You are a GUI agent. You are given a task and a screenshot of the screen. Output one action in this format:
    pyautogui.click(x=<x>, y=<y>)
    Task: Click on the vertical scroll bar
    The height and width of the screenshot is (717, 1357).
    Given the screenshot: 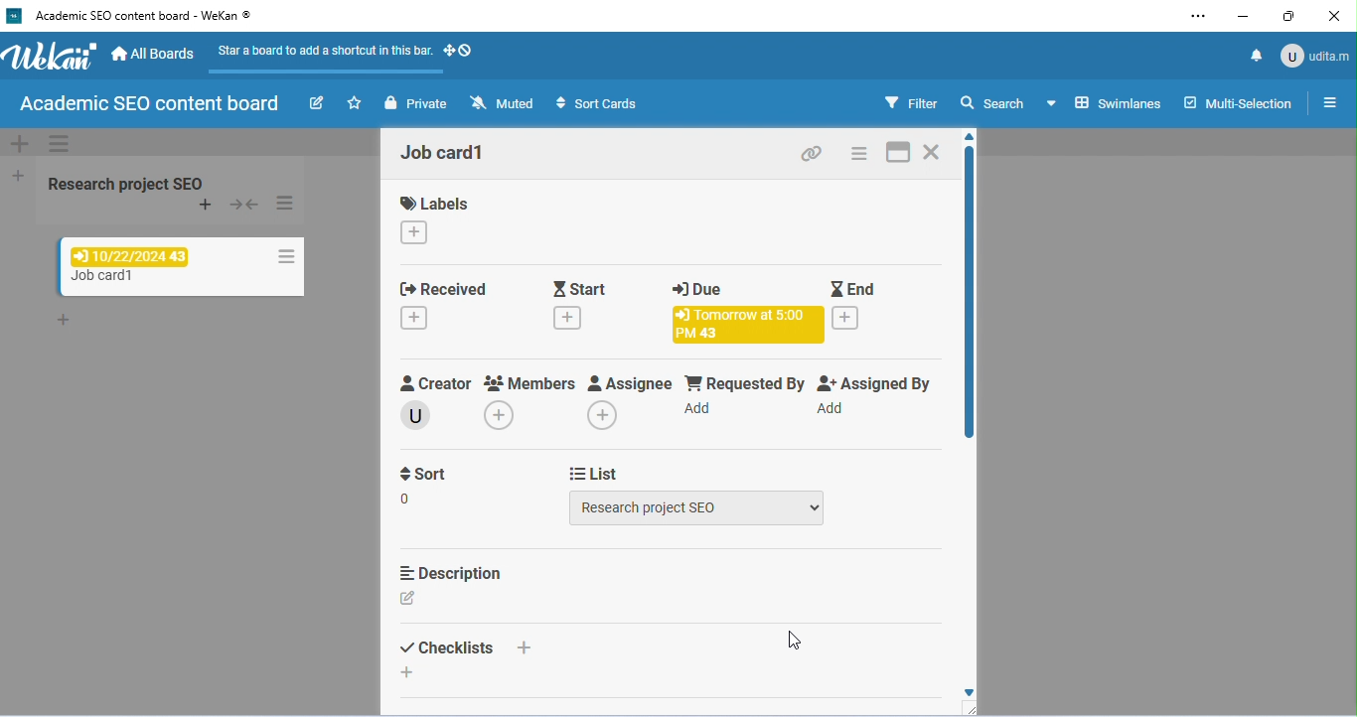 What is the action you would take?
    pyautogui.click(x=967, y=295)
    